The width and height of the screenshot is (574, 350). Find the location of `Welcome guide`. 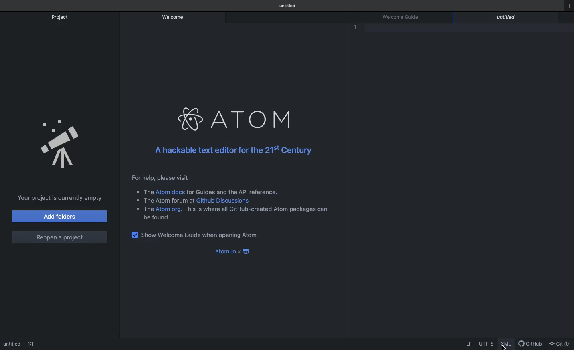

Welcome guide is located at coordinates (403, 17).